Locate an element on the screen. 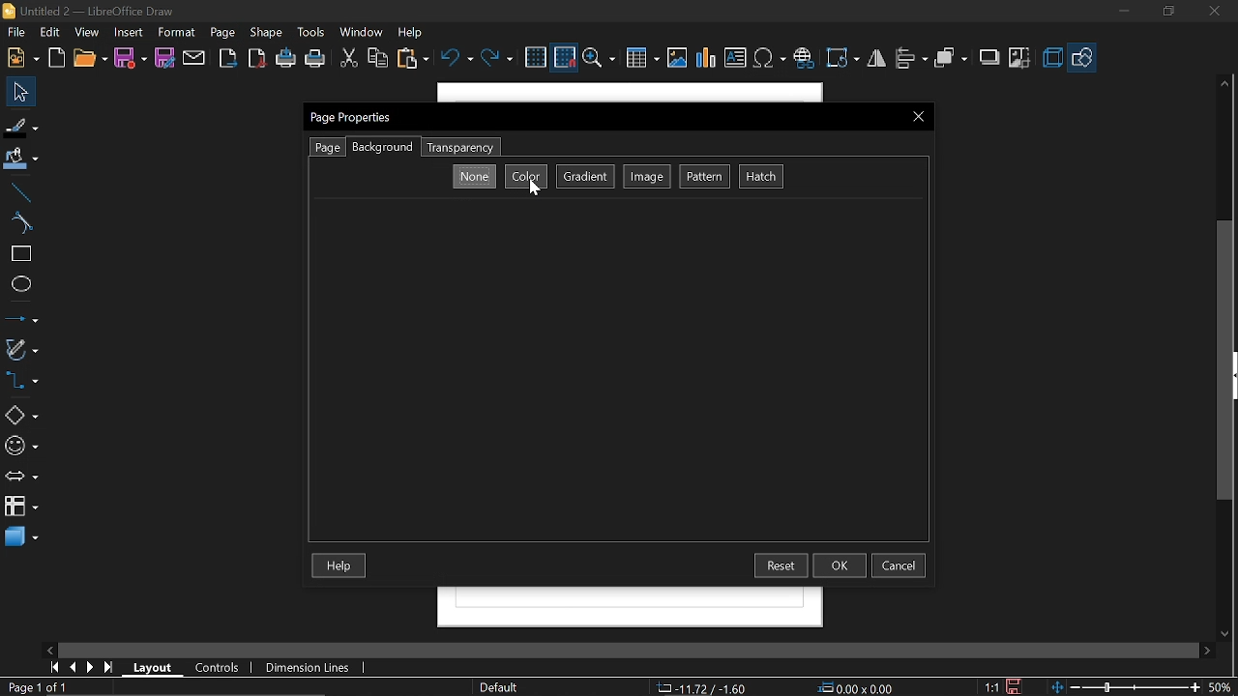 This screenshot has width=1238, height=696. Insert Image is located at coordinates (678, 59).